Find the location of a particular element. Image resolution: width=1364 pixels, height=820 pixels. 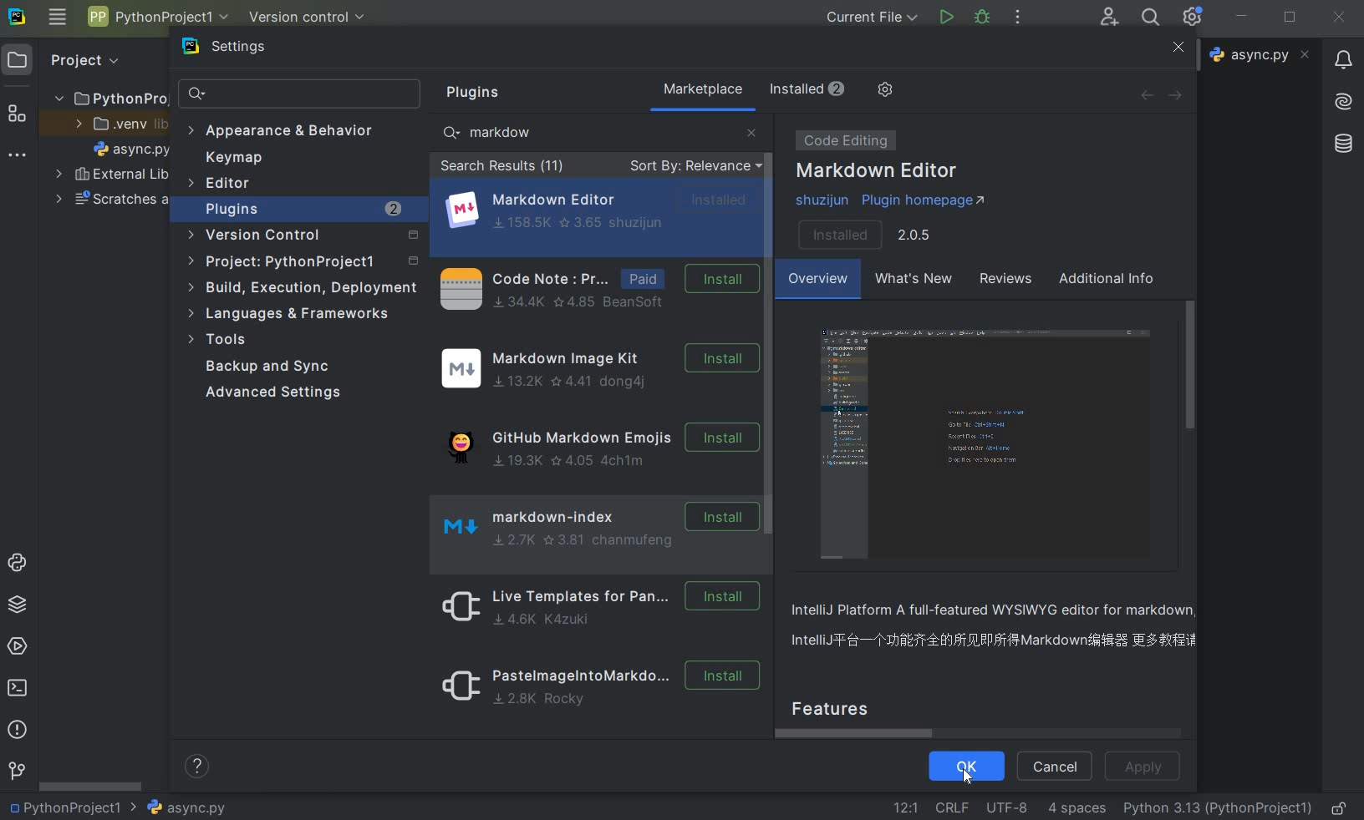

markdown editor is located at coordinates (601, 210).